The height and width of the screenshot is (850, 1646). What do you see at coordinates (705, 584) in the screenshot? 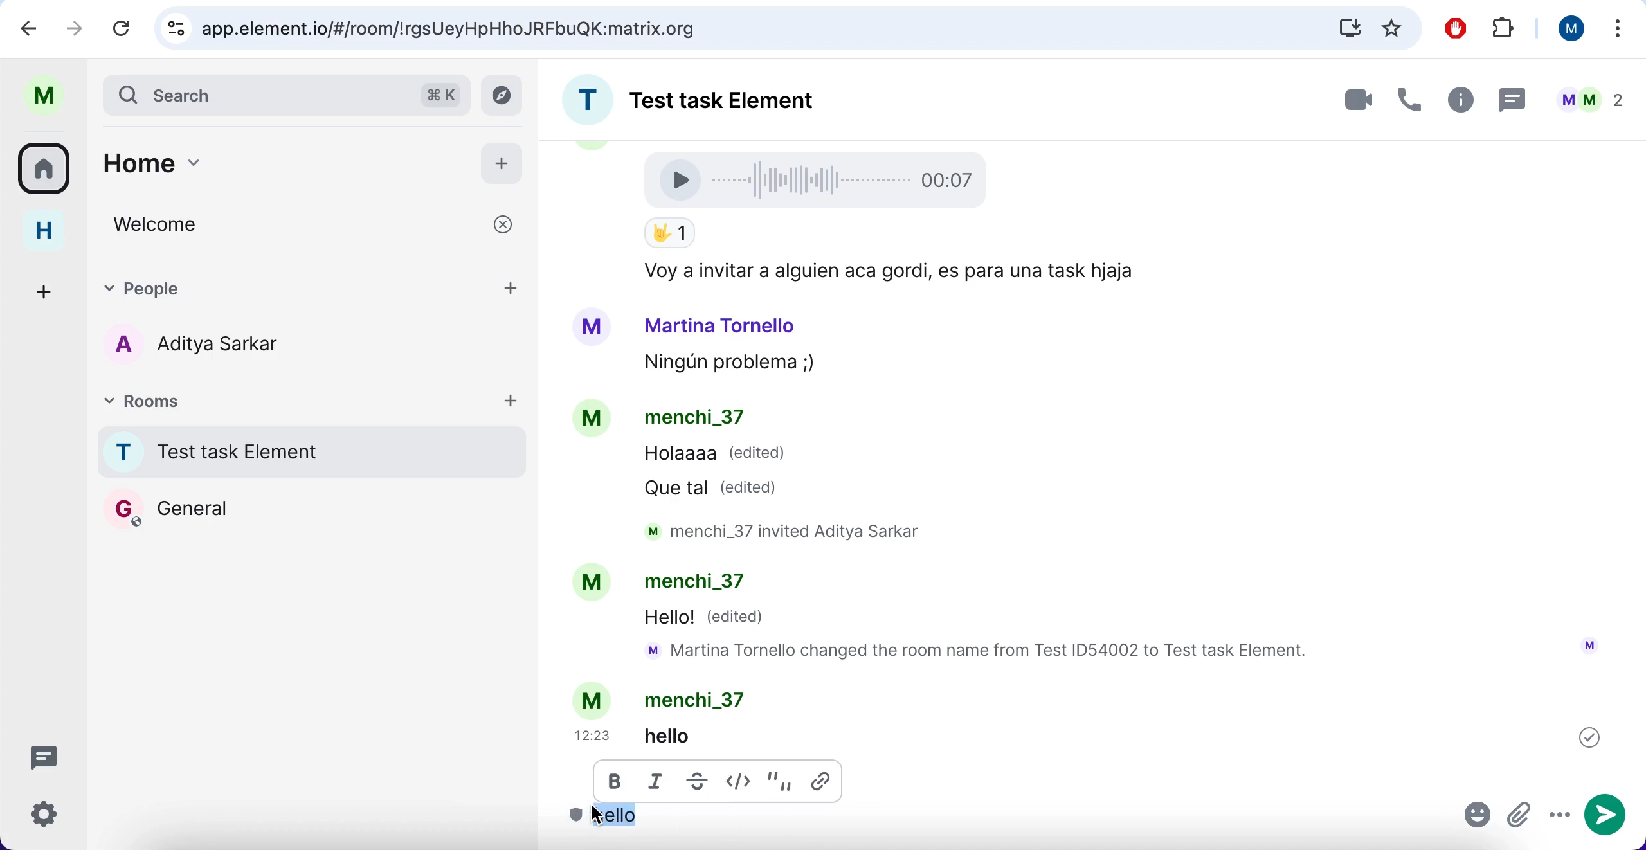
I see `menchi_37` at bounding box center [705, 584].